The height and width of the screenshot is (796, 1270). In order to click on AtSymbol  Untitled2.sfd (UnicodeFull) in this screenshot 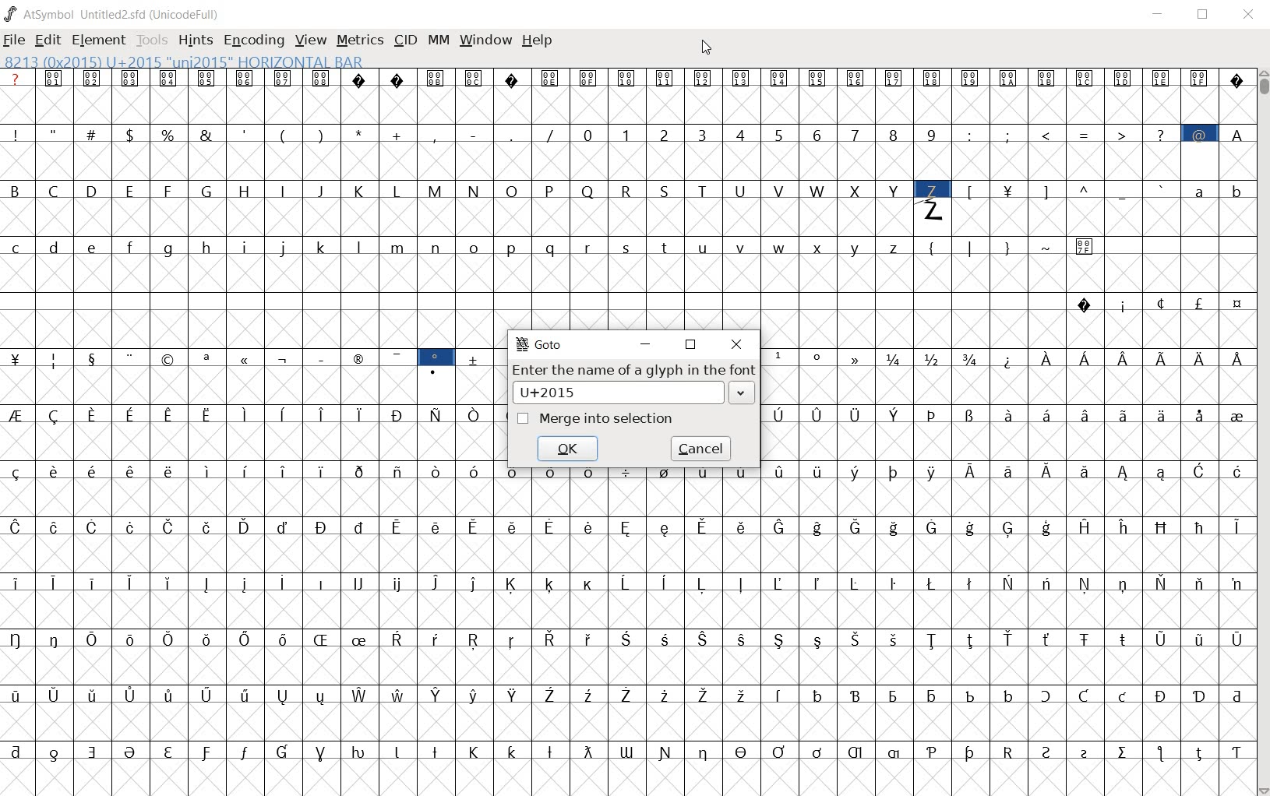, I will do `click(113, 14)`.